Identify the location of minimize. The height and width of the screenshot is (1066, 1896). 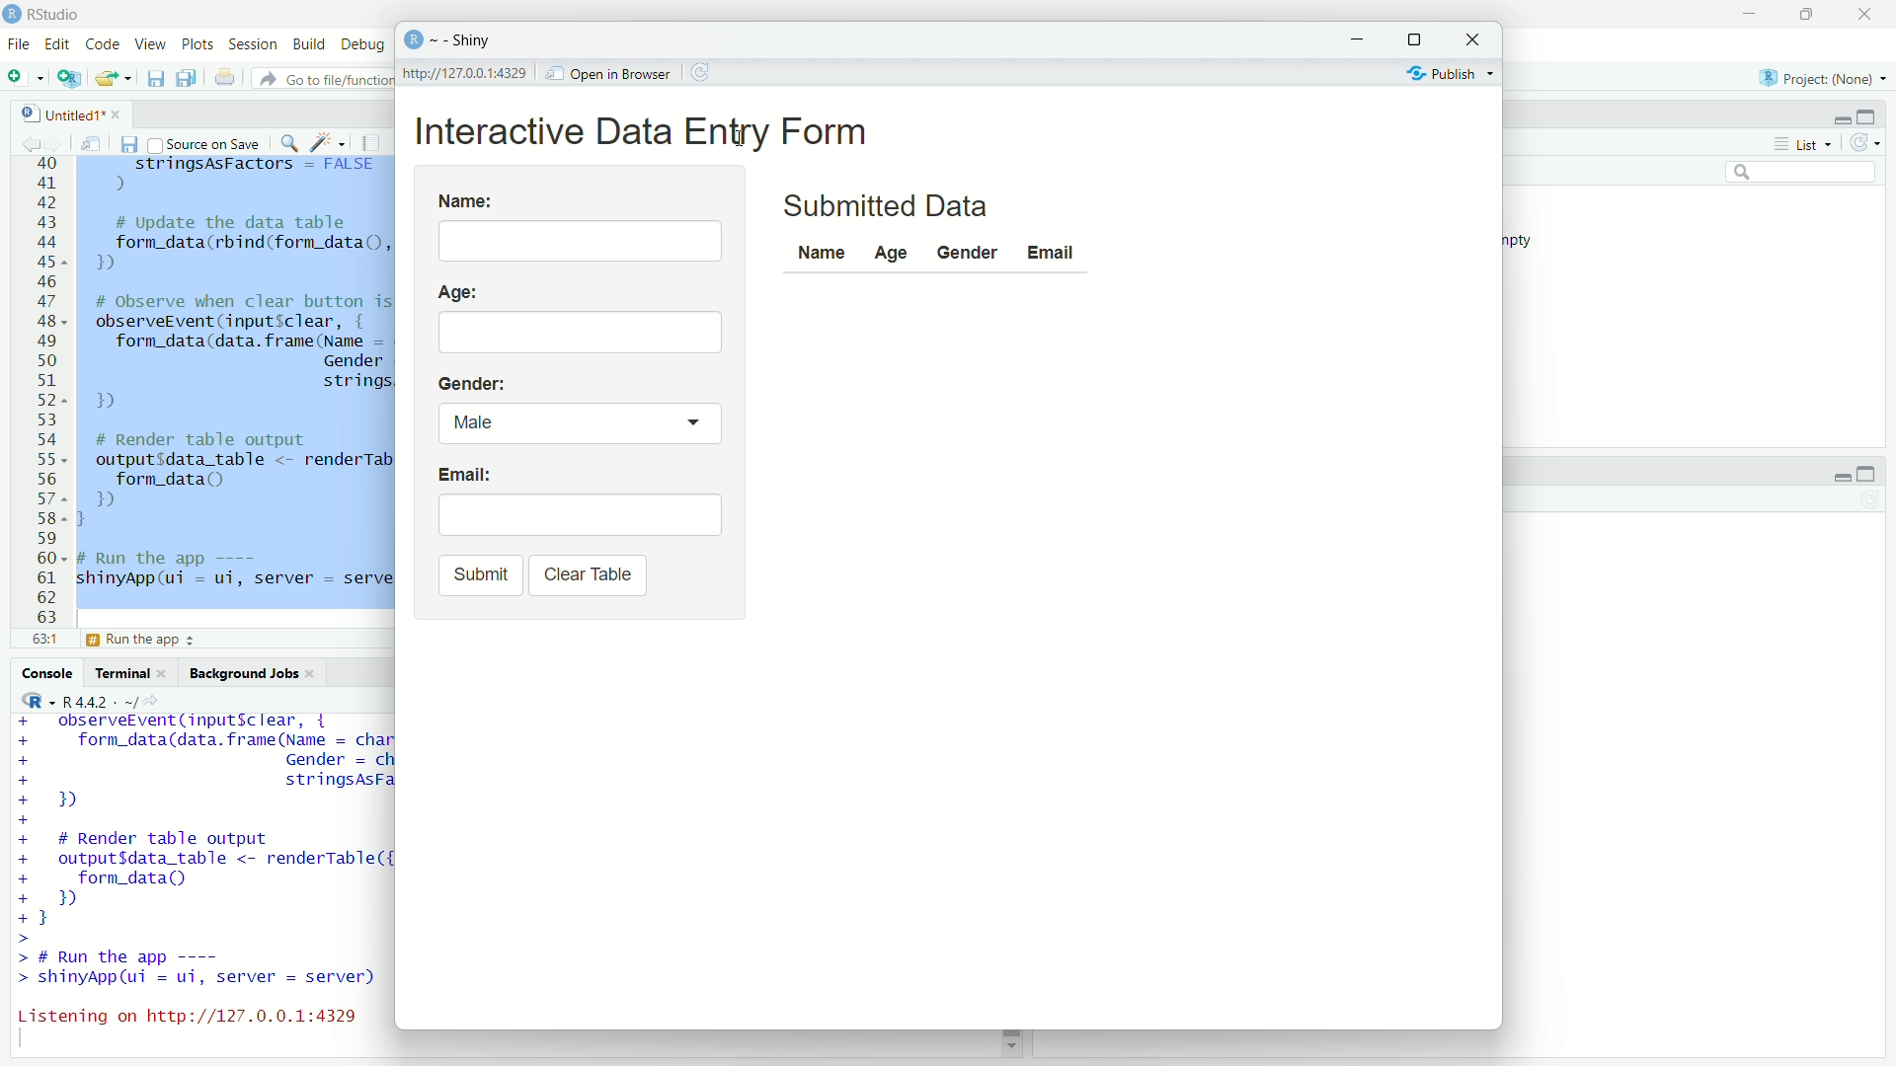
(1753, 13).